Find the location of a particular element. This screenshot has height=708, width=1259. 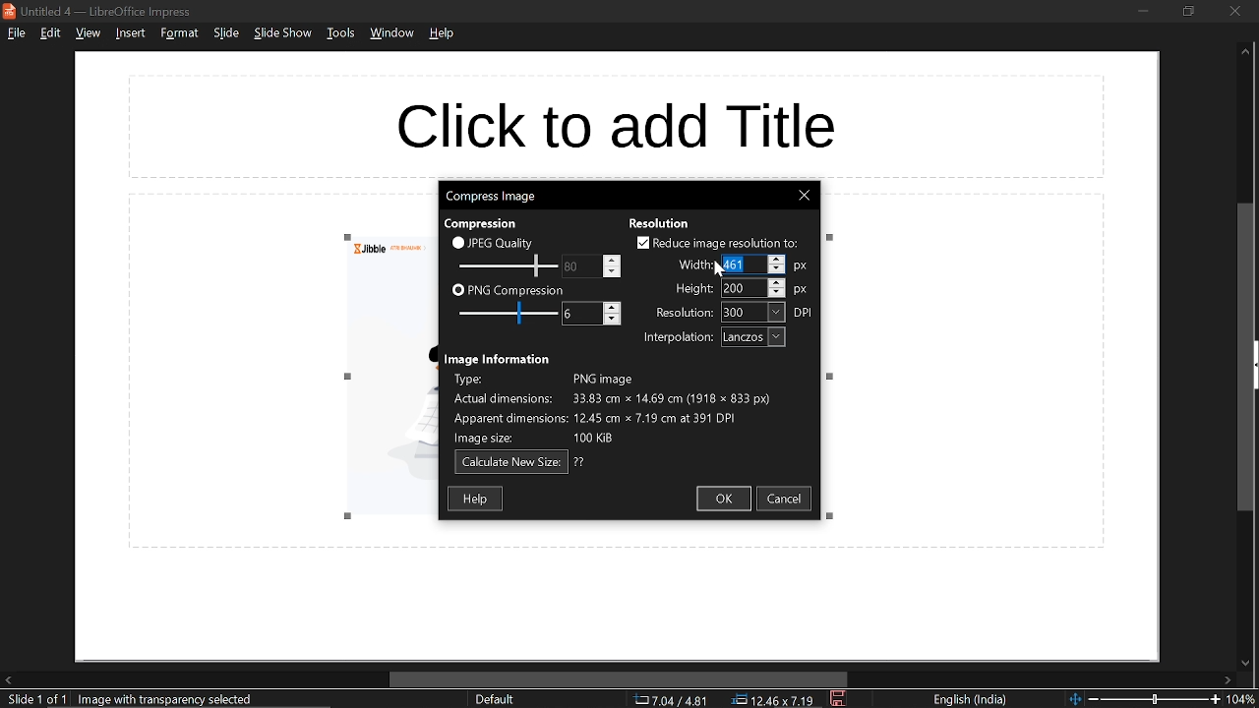

window is located at coordinates (390, 35).